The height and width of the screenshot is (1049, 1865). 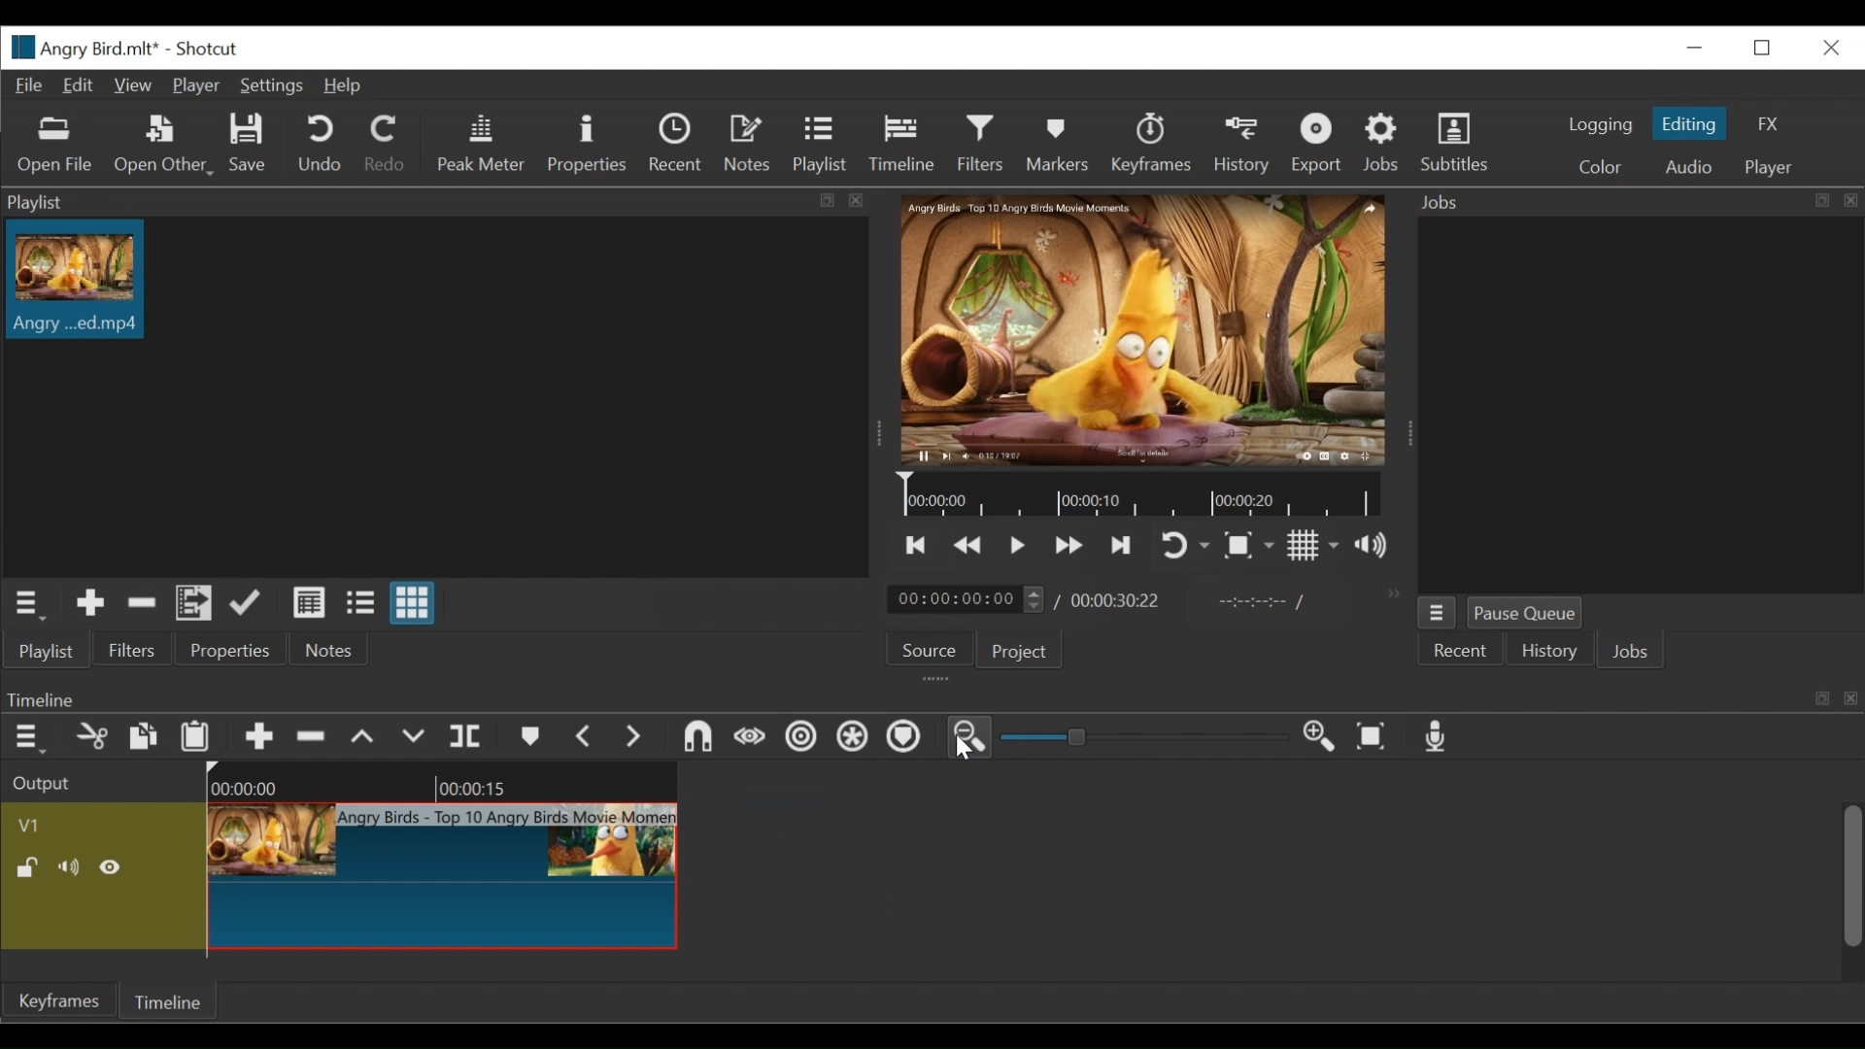 I want to click on Export, so click(x=1318, y=145).